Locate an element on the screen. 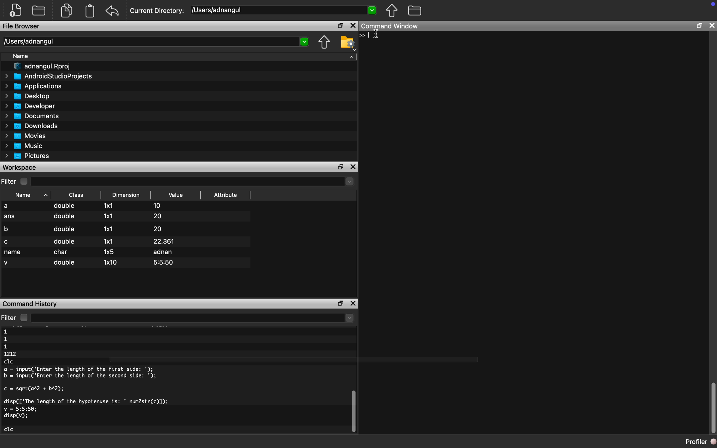 The image size is (717, 448). Attribute is located at coordinates (225, 195).